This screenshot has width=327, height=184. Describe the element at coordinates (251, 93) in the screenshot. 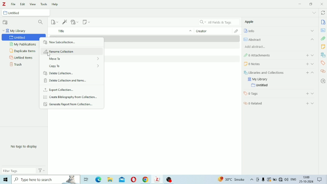

I see `Tags` at that location.